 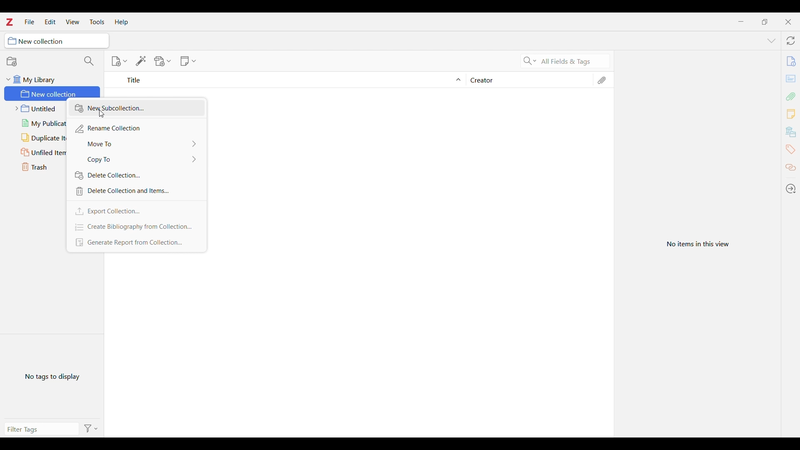 I want to click on Add file options, so click(x=162, y=61).